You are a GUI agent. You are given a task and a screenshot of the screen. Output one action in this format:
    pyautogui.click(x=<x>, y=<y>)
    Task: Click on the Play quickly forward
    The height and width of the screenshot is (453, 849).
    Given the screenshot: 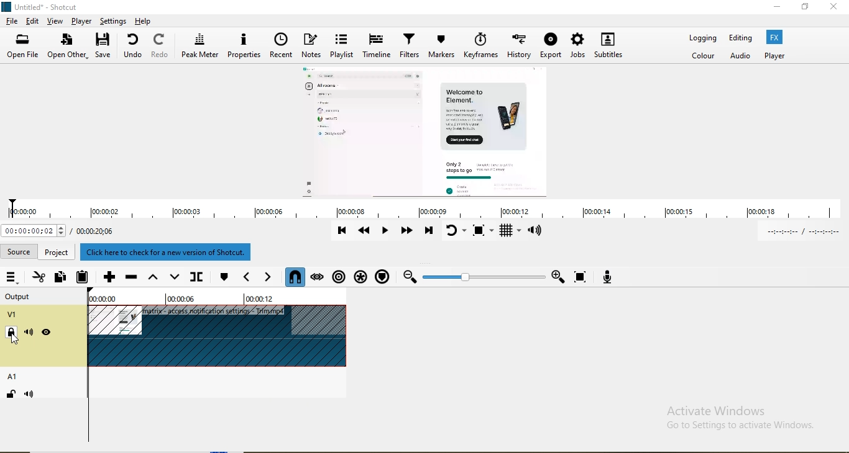 What is the action you would take?
    pyautogui.click(x=408, y=231)
    